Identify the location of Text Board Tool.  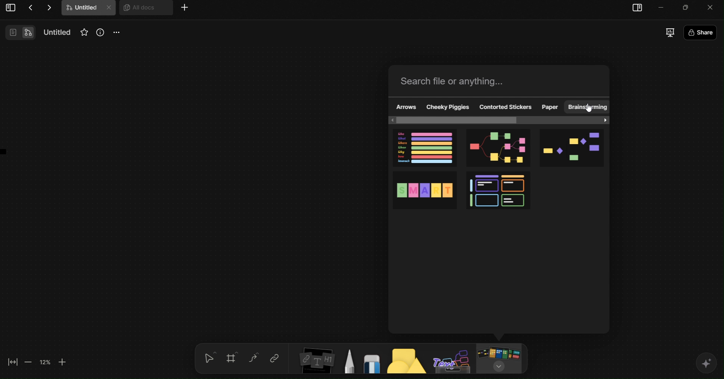
(452, 360).